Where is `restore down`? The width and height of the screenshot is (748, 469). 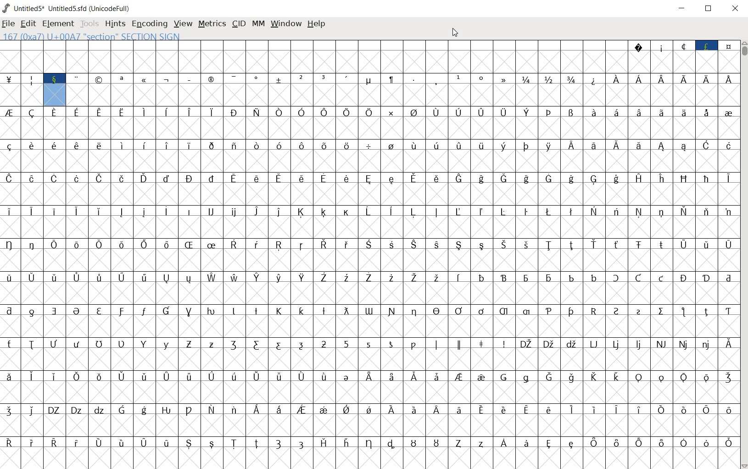
restore down is located at coordinates (709, 9).